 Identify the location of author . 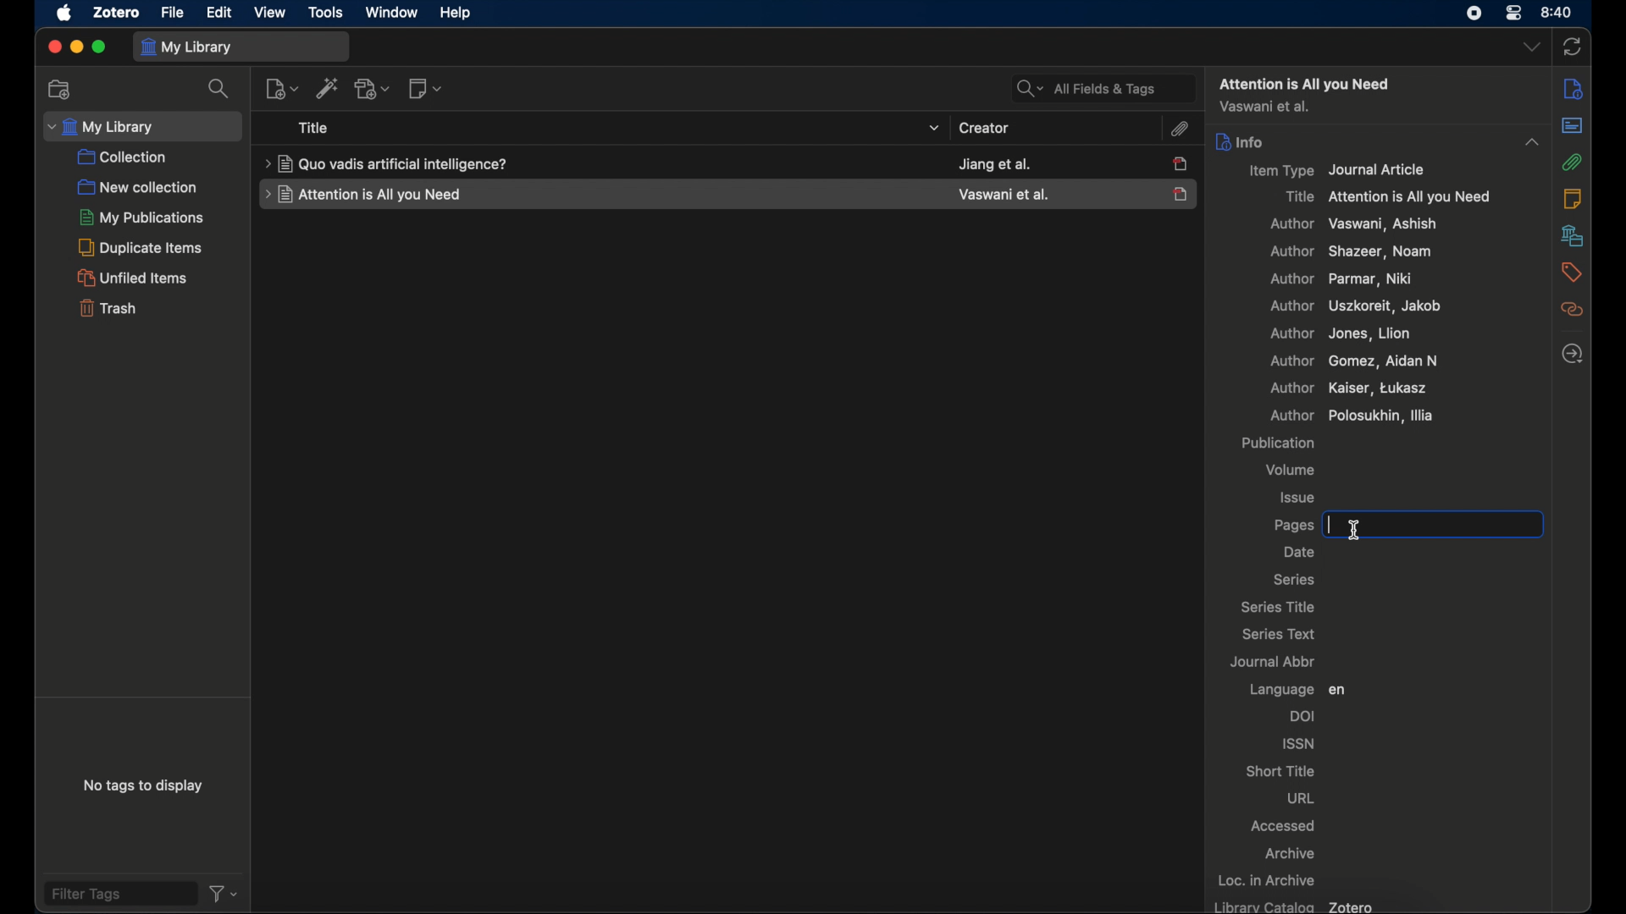
(1265, 107).